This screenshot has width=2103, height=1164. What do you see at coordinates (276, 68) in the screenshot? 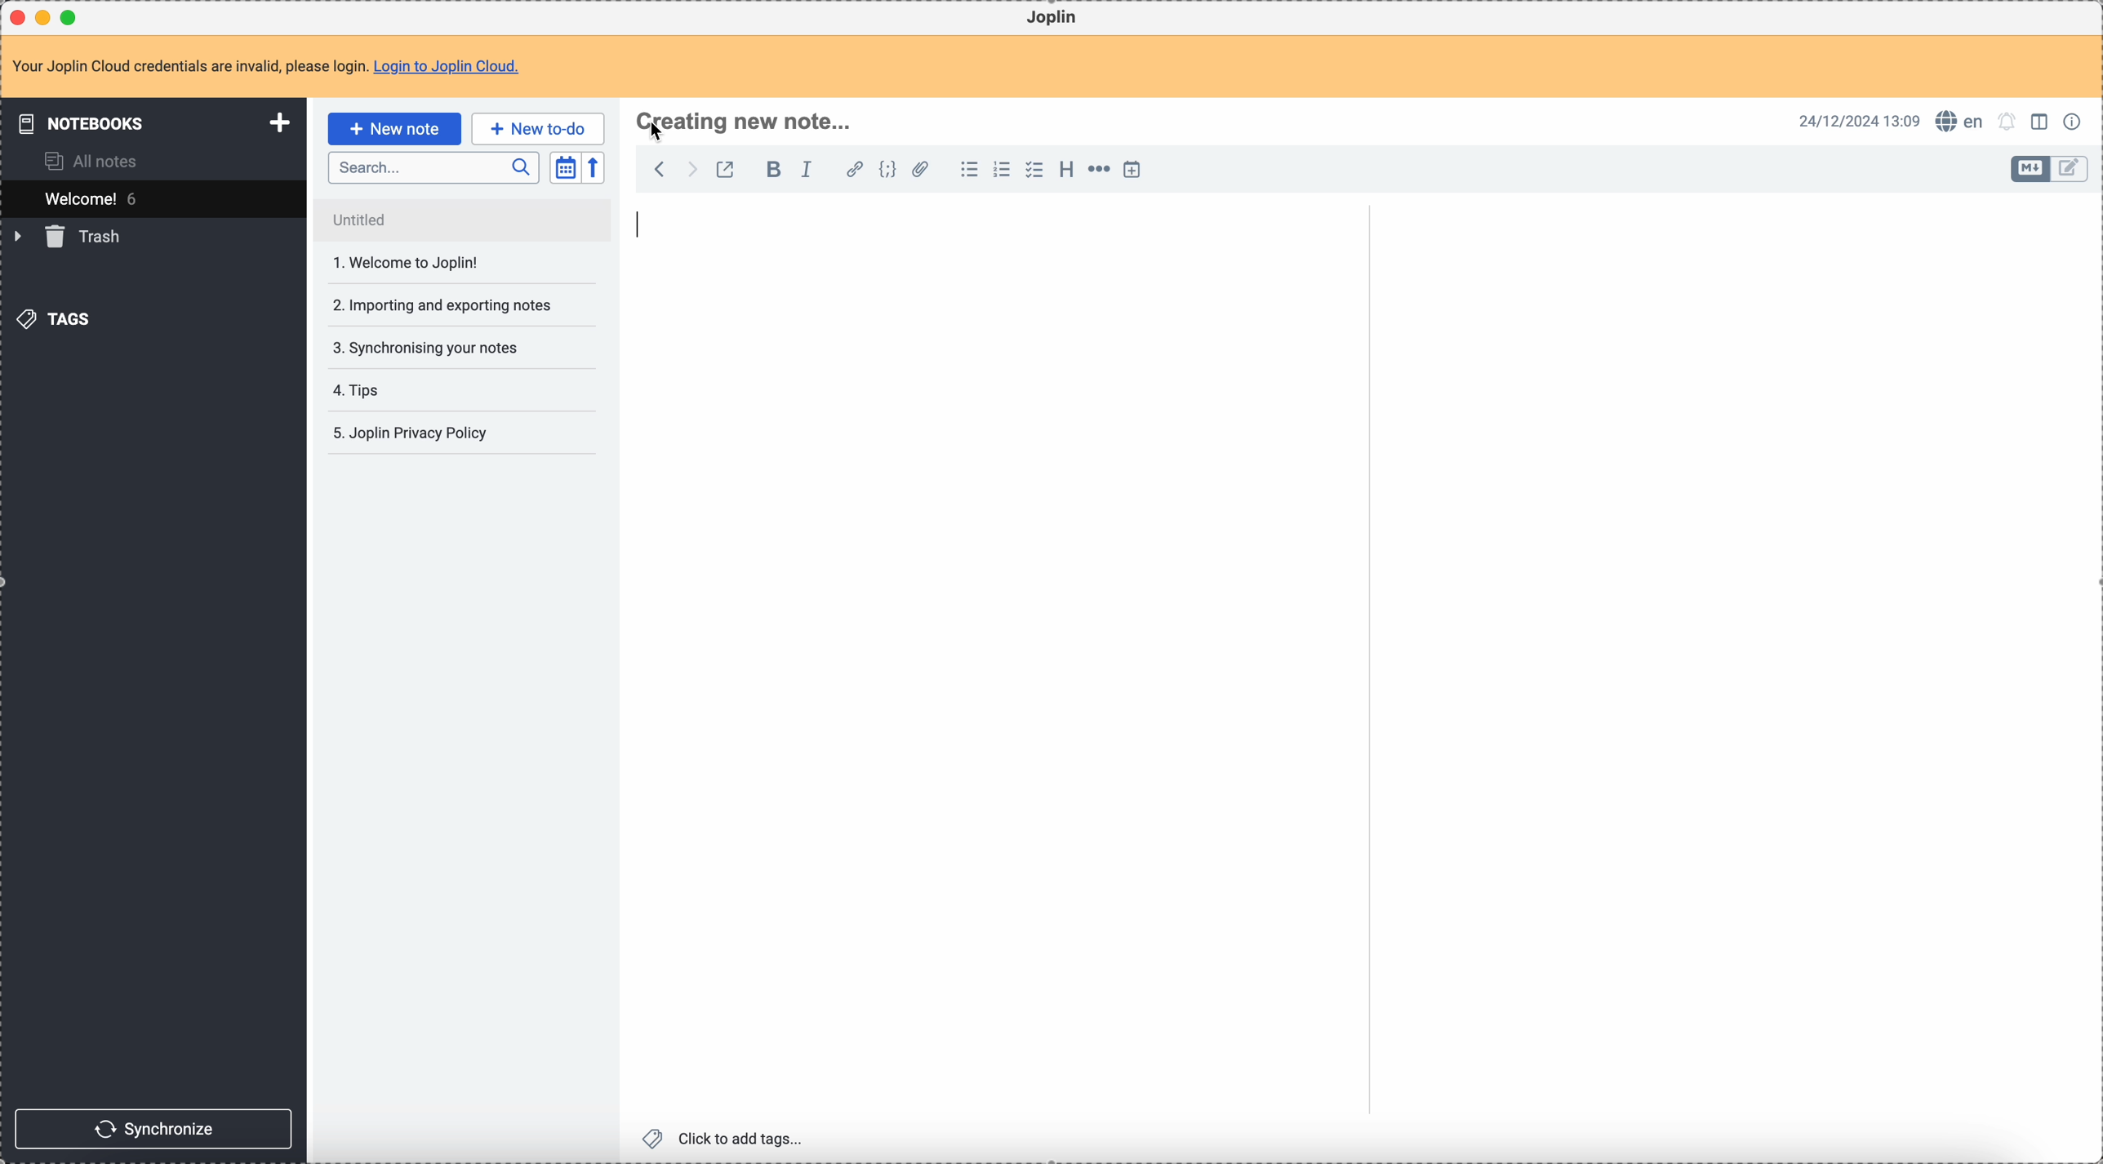
I see `note` at bounding box center [276, 68].